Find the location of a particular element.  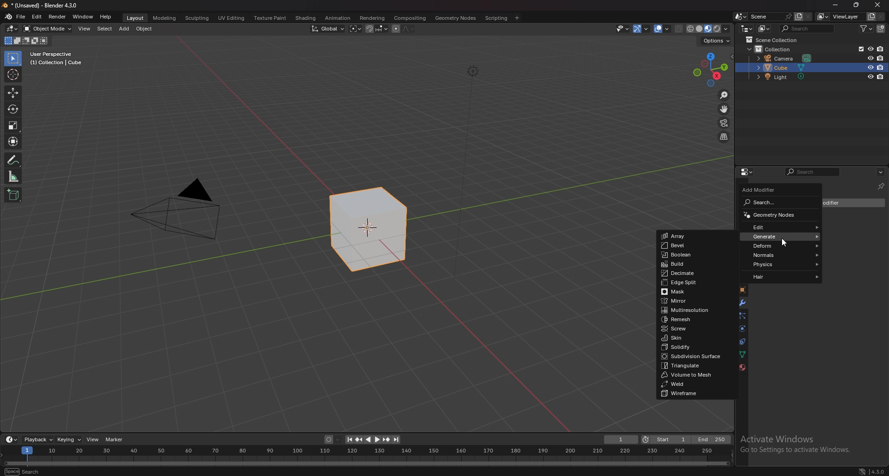

move is located at coordinates (14, 92).